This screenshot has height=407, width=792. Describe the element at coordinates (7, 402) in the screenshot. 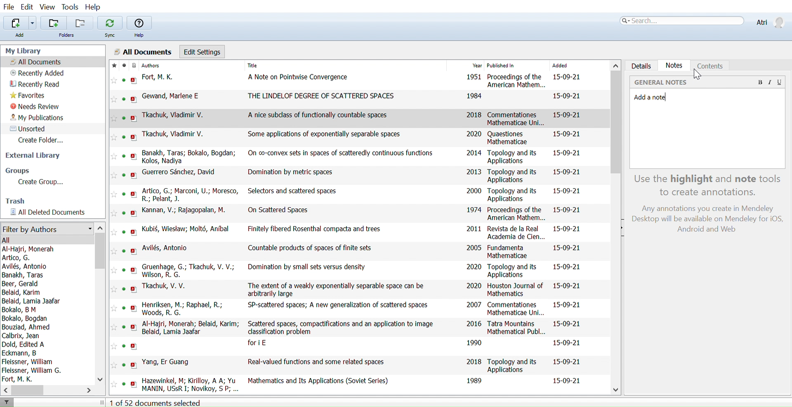

I see `Filter` at that location.